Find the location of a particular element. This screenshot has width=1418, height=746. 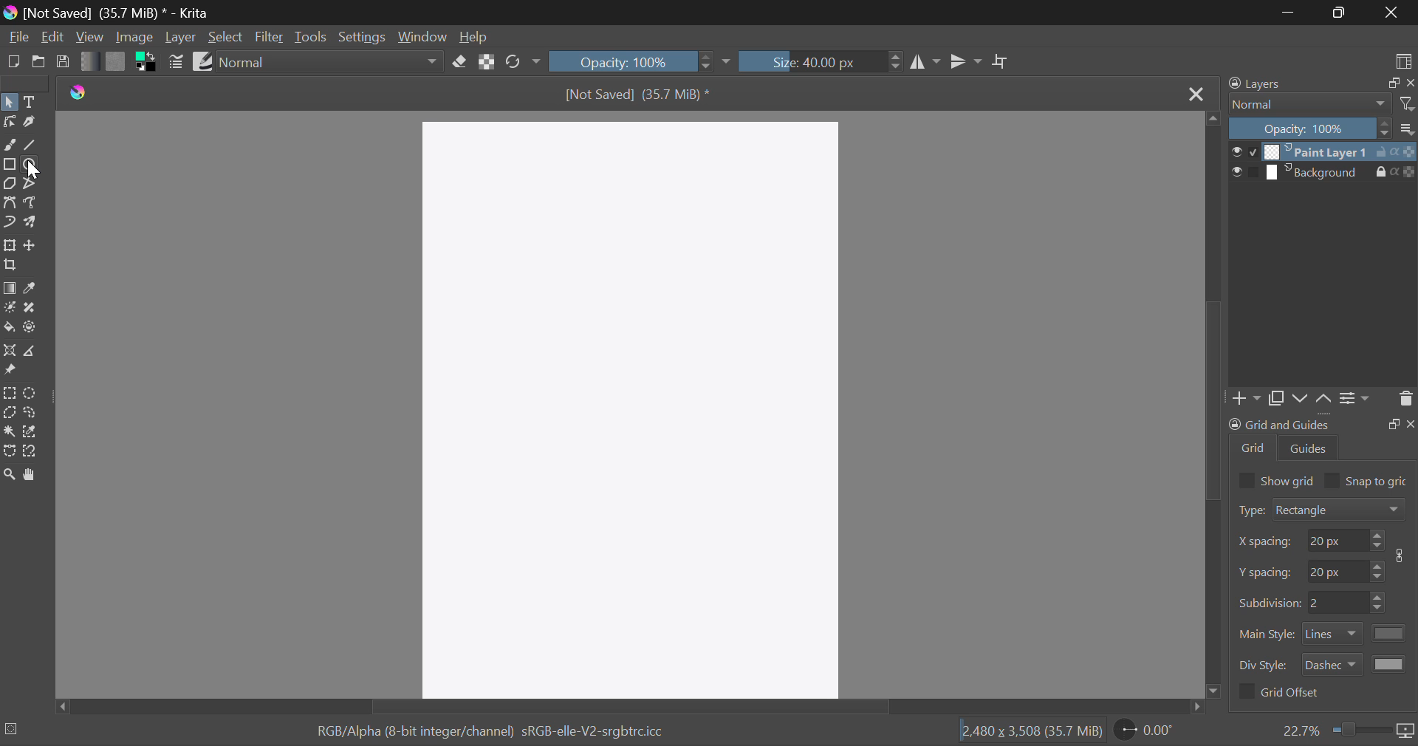

Circular Selection is located at coordinates (31, 392).